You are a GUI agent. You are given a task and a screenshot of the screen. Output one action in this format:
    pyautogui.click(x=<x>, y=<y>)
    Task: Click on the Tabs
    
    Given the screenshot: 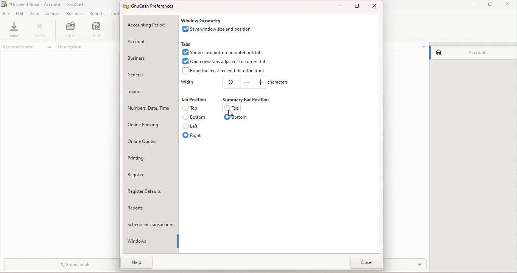 What is the action you would take?
    pyautogui.click(x=186, y=43)
    